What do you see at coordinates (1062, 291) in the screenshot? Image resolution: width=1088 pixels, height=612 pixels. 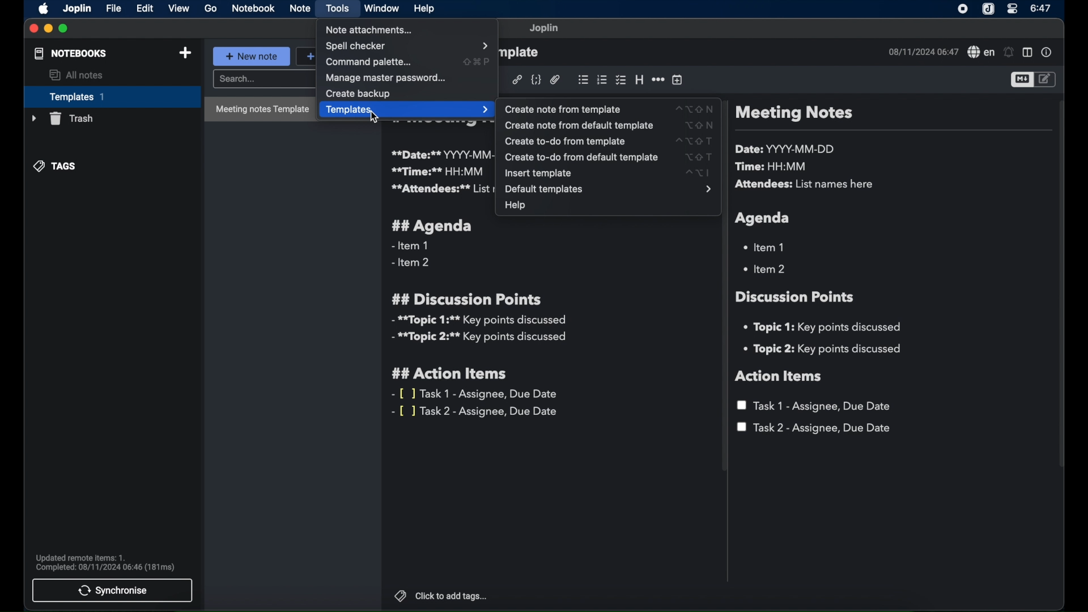 I see `scroll bar` at bounding box center [1062, 291].